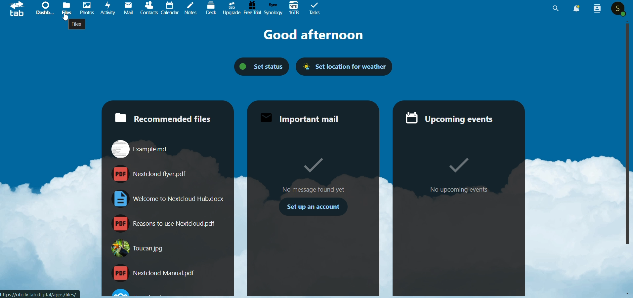 The width and height of the screenshot is (633, 298). Describe the element at coordinates (576, 9) in the screenshot. I see `Notification` at that location.